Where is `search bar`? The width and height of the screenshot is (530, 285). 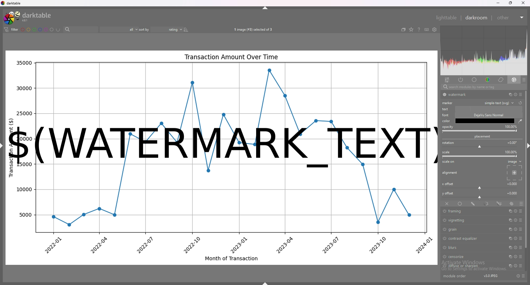 search bar is located at coordinates (79, 30).